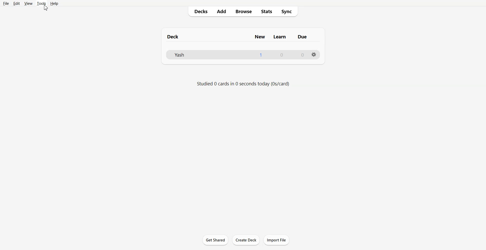 This screenshot has width=486, height=250. Describe the element at coordinates (314, 55) in the screenshot. I see `Settings` at that location.